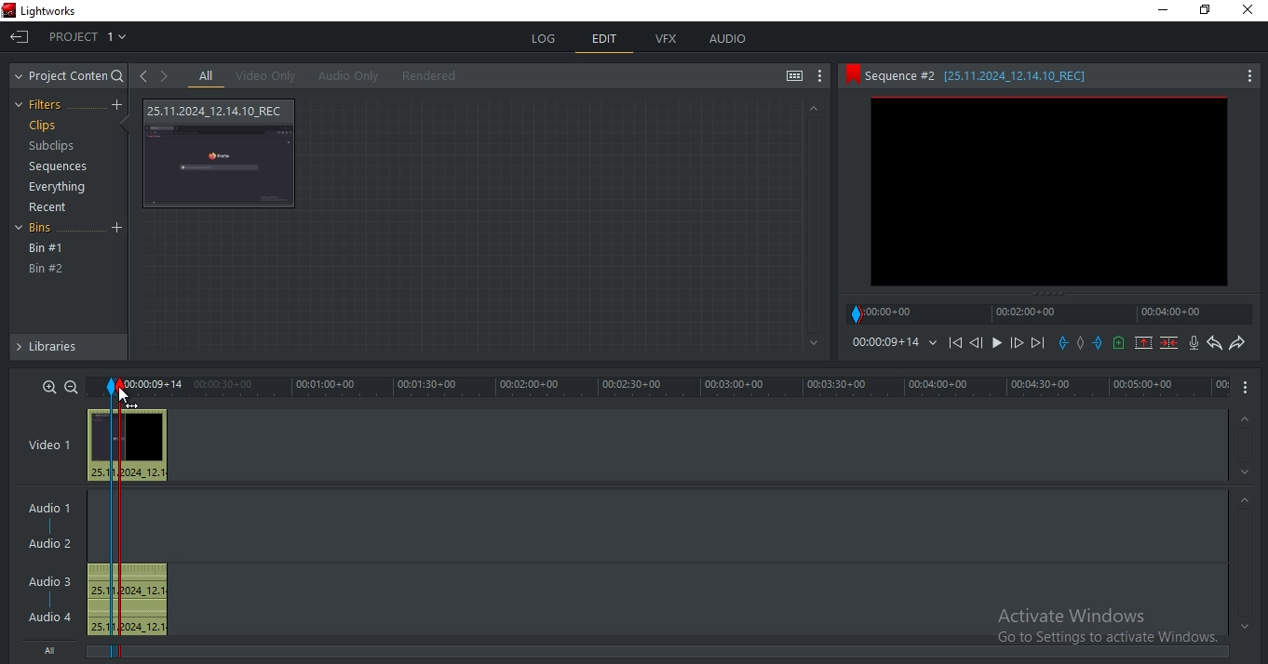  What do you see at coordinates (142, 75) in the screenshot?
I see `go to previous viewed clip` at bounding box center [142, 75].